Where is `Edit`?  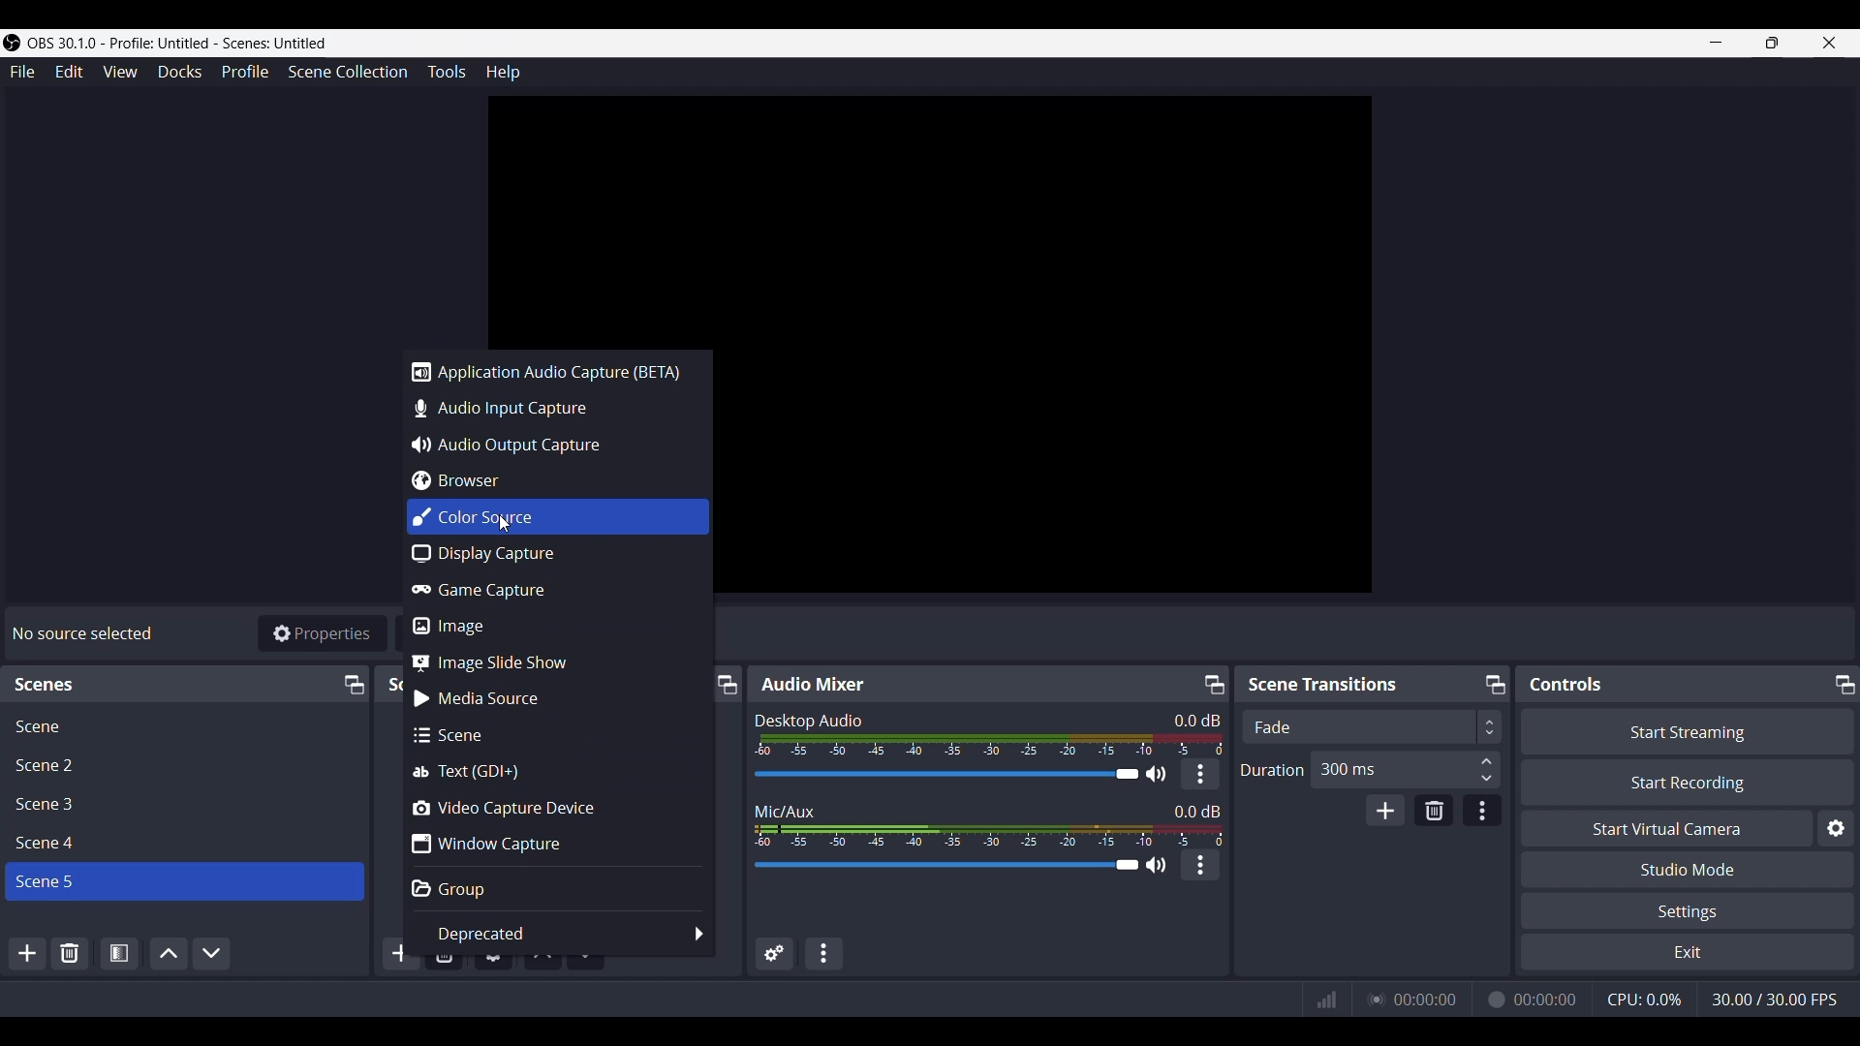 Edit is located at coordinates (68, 71).